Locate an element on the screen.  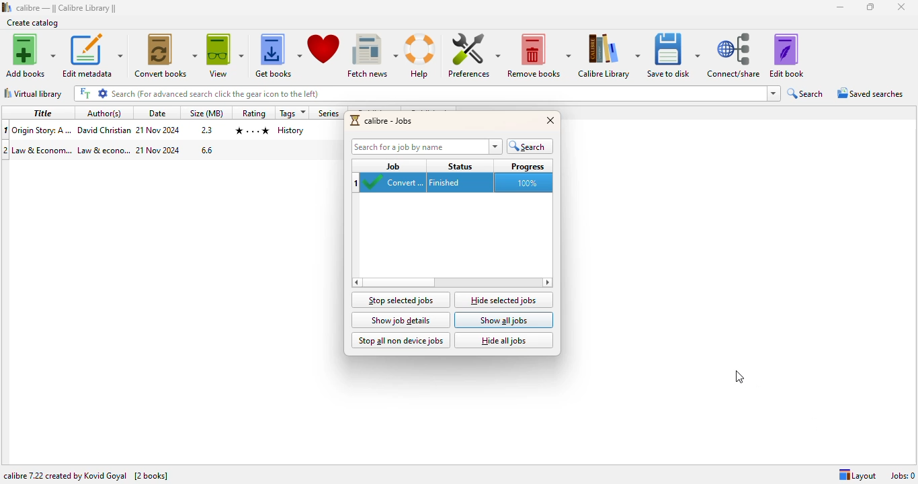
calibre library is located at coordinates (67, 8).